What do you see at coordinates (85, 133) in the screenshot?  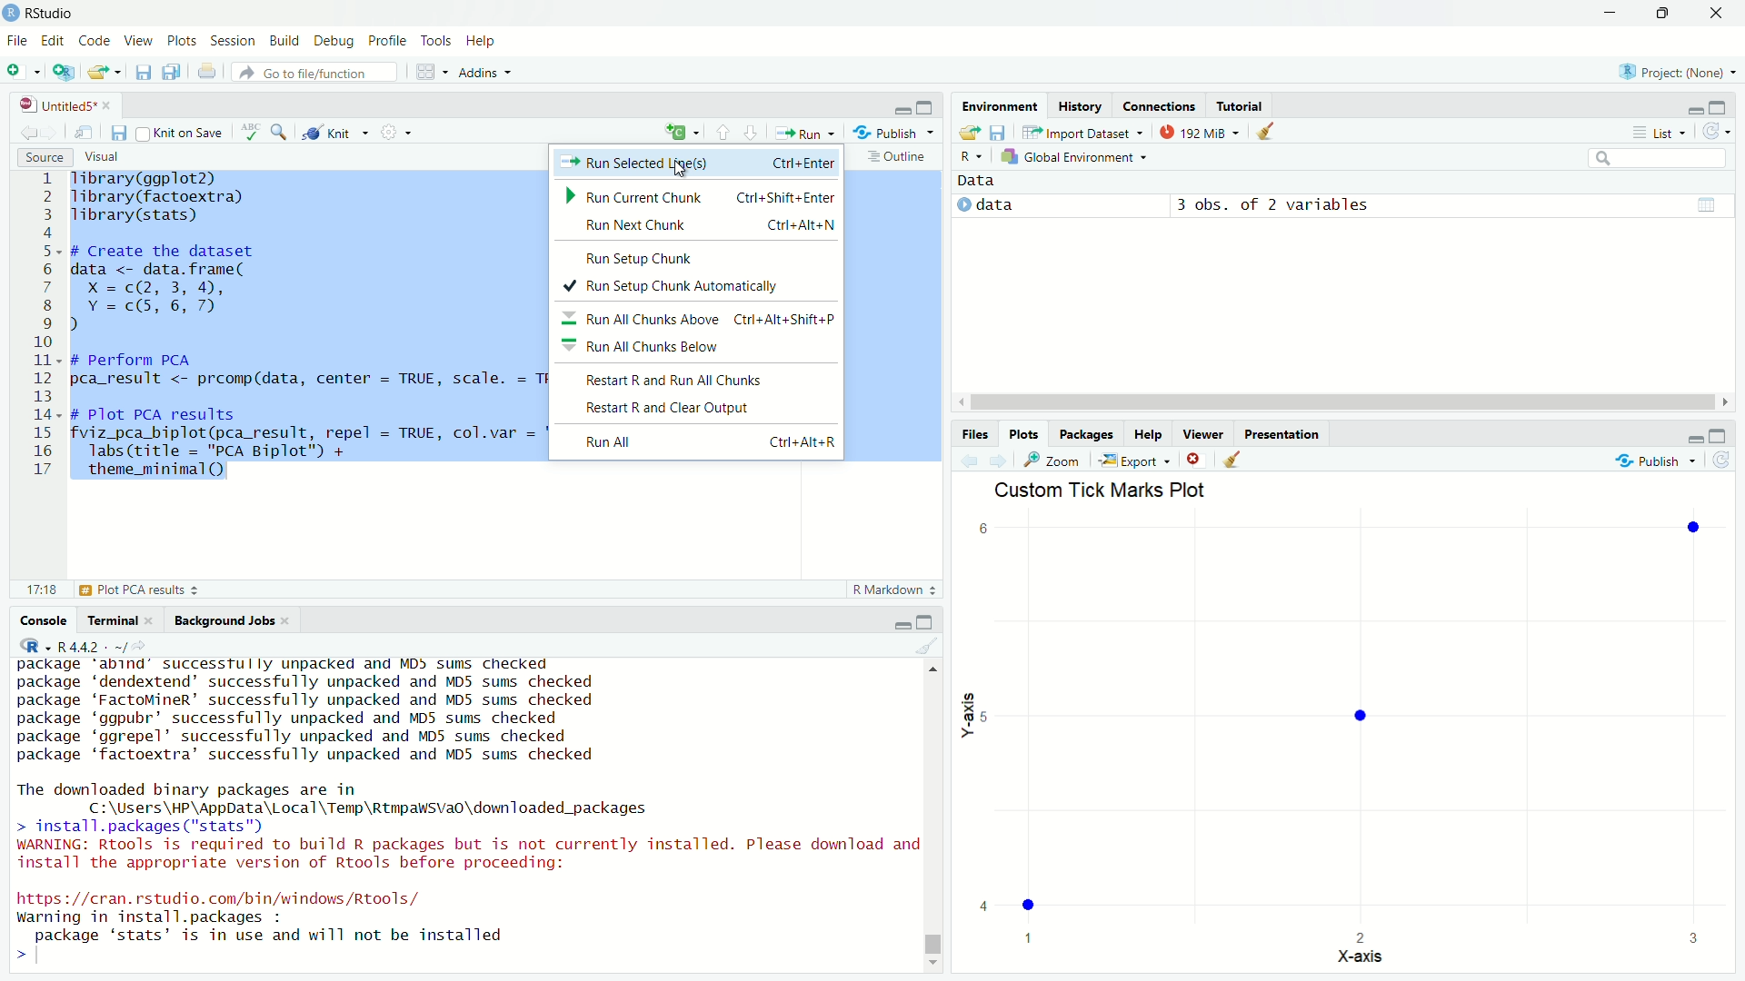 I see `show in new window` at bounding box center [85, 133].